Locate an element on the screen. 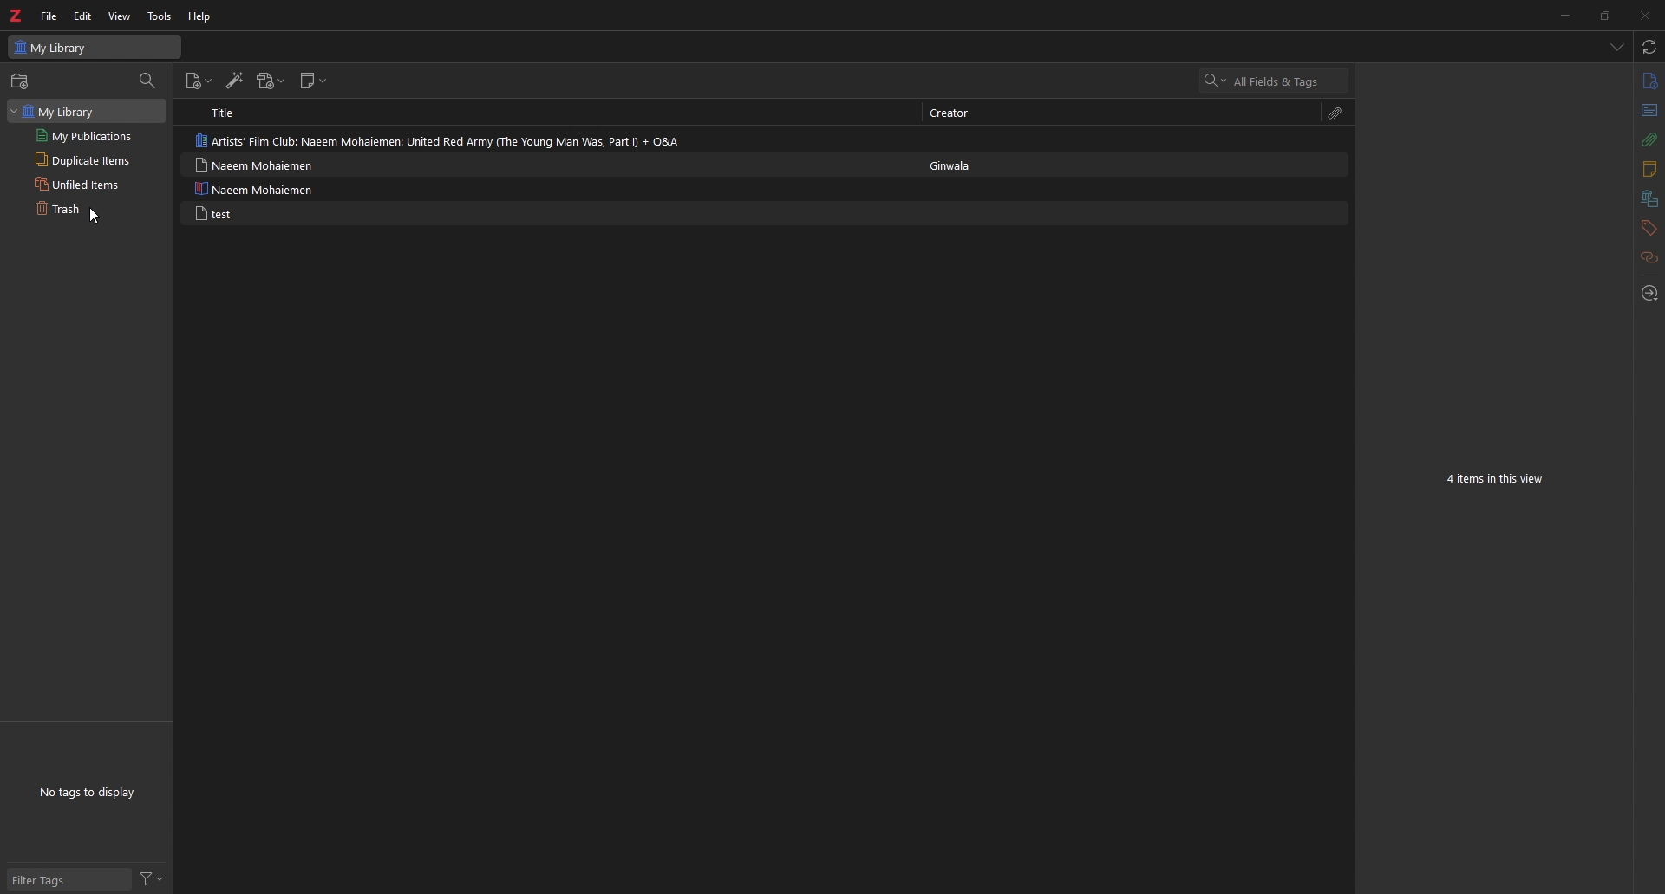  related is located at coordinates (1649, 259).